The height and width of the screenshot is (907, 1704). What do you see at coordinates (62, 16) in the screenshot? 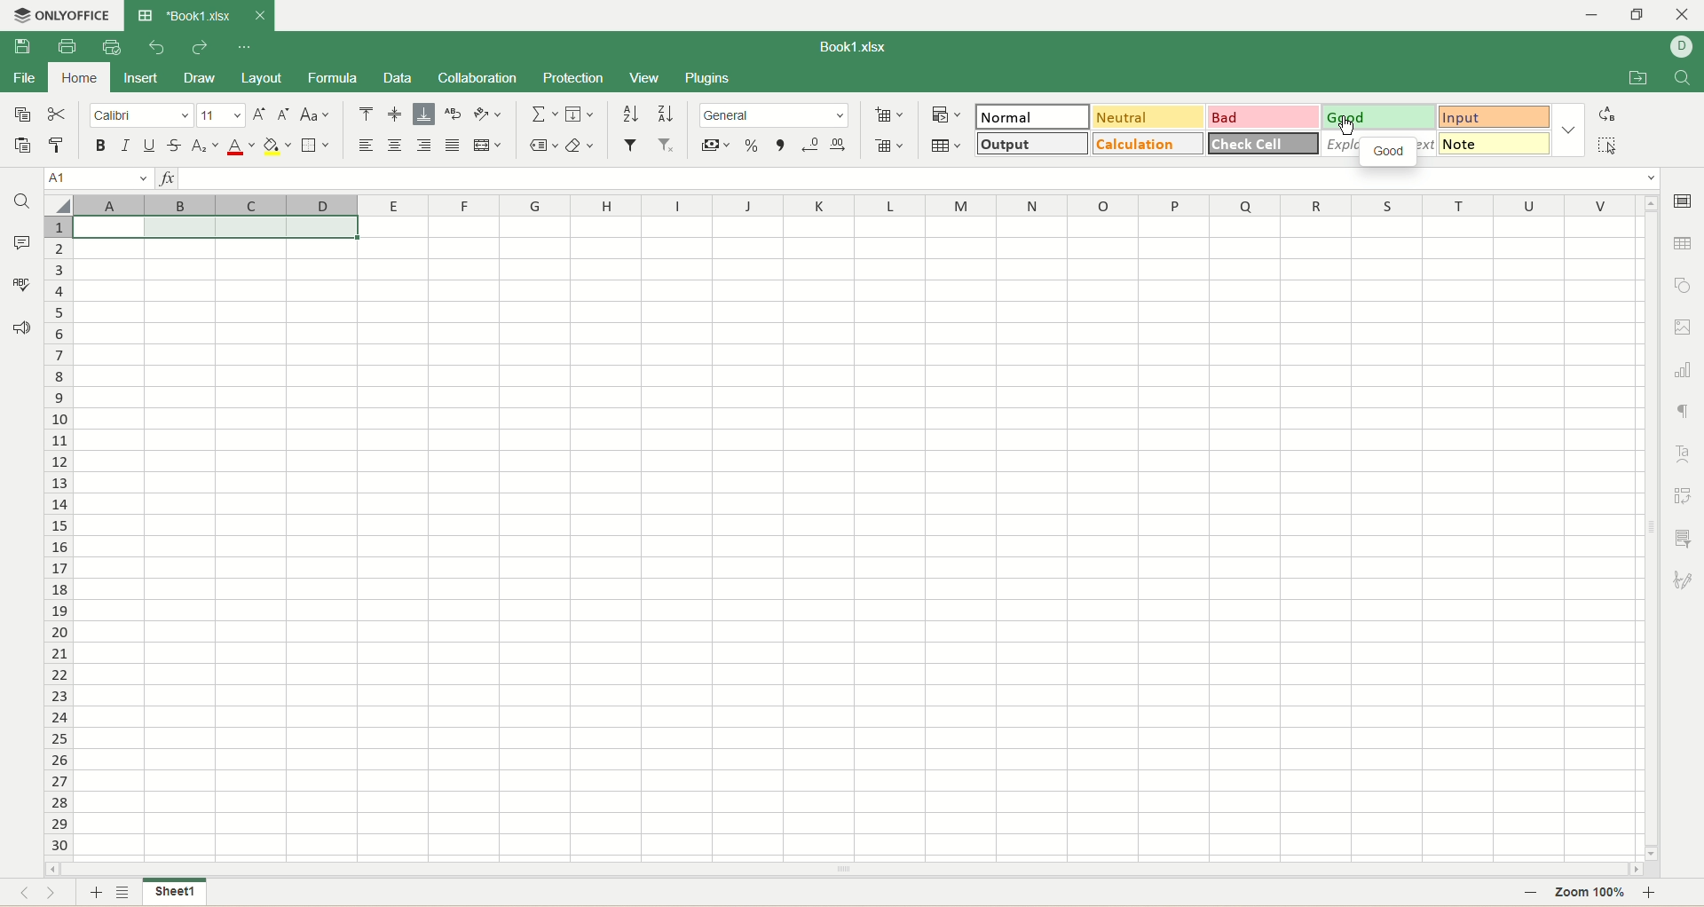
I see `onlyoffice` at bounding box center [62, 16].